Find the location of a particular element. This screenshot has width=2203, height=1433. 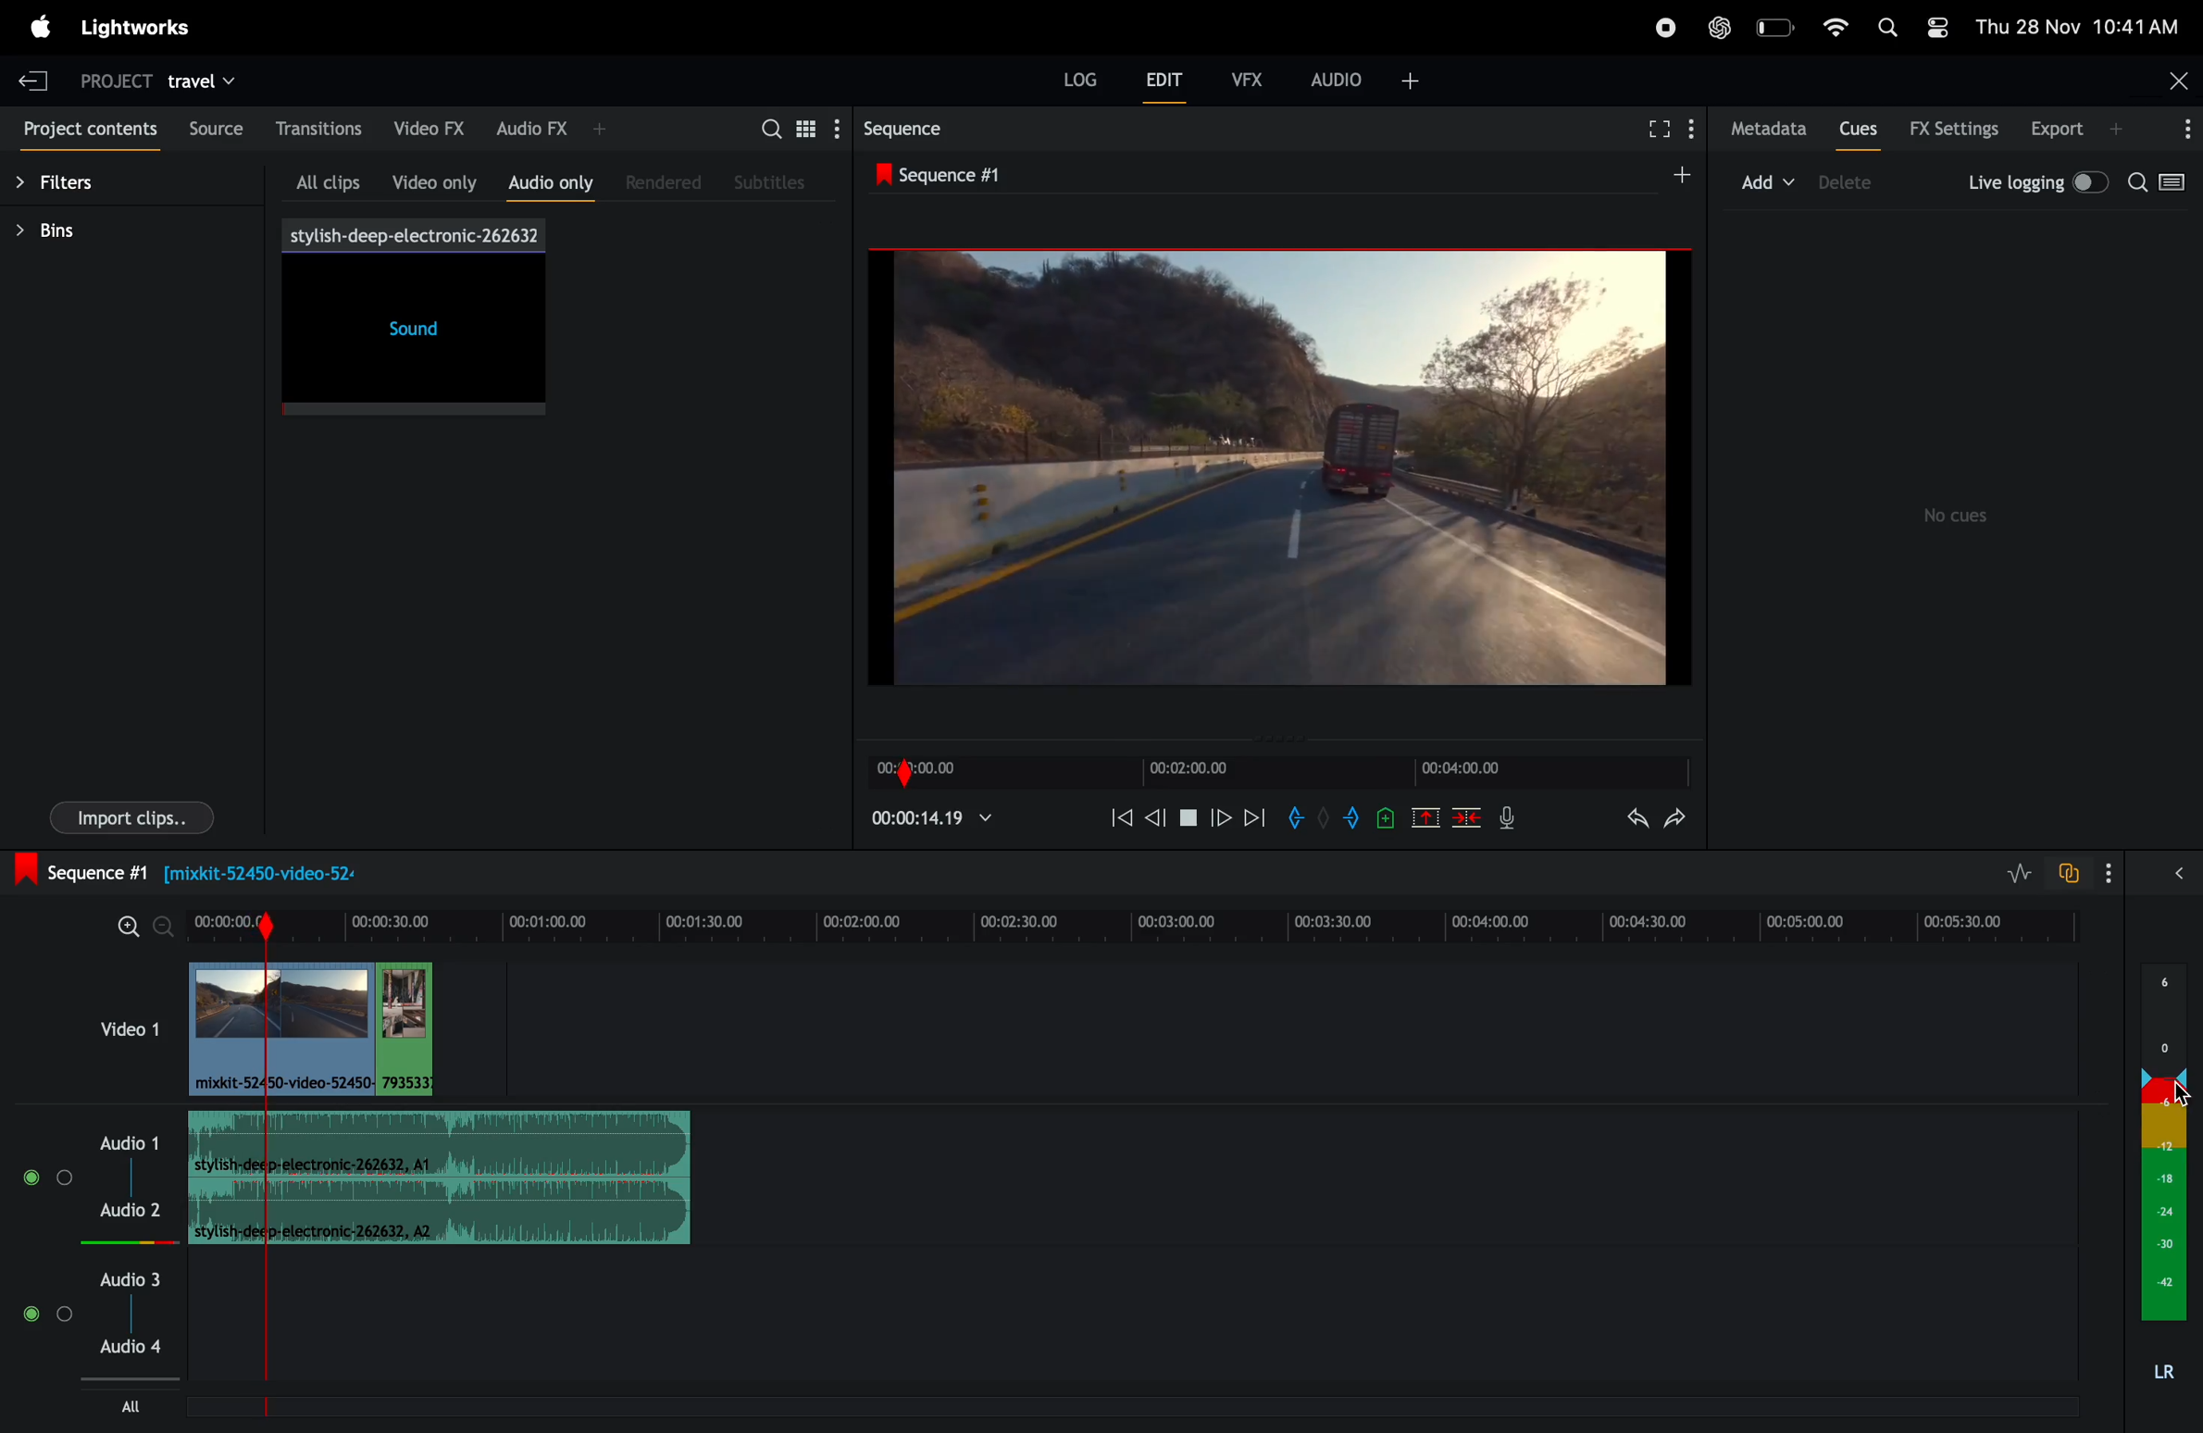

cursor is located at coordinates (2183, 1098).